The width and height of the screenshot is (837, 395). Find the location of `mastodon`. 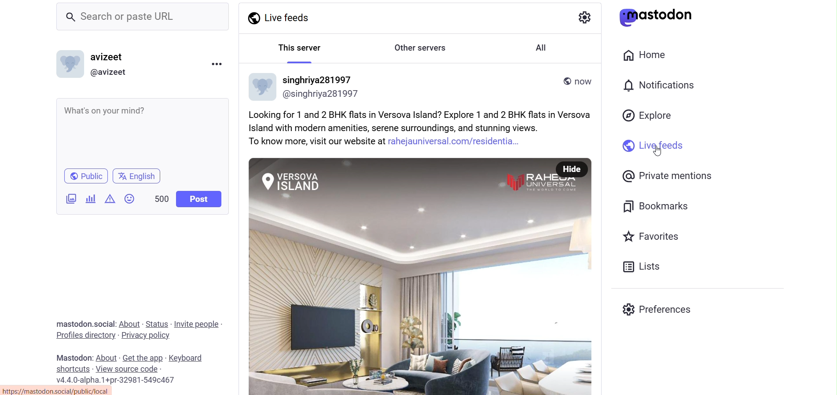

mastodon is located at coordinates (663, 17).